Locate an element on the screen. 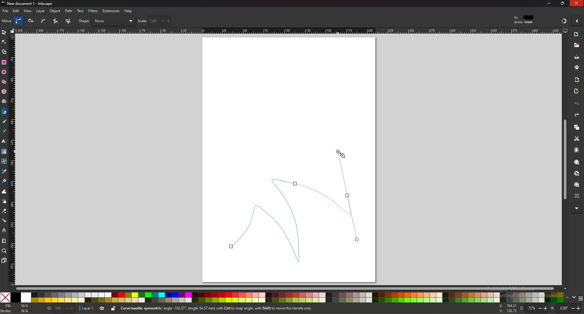 This screenshot has width=584, height=314. horizontal rule is located at coordinates (288, 30).